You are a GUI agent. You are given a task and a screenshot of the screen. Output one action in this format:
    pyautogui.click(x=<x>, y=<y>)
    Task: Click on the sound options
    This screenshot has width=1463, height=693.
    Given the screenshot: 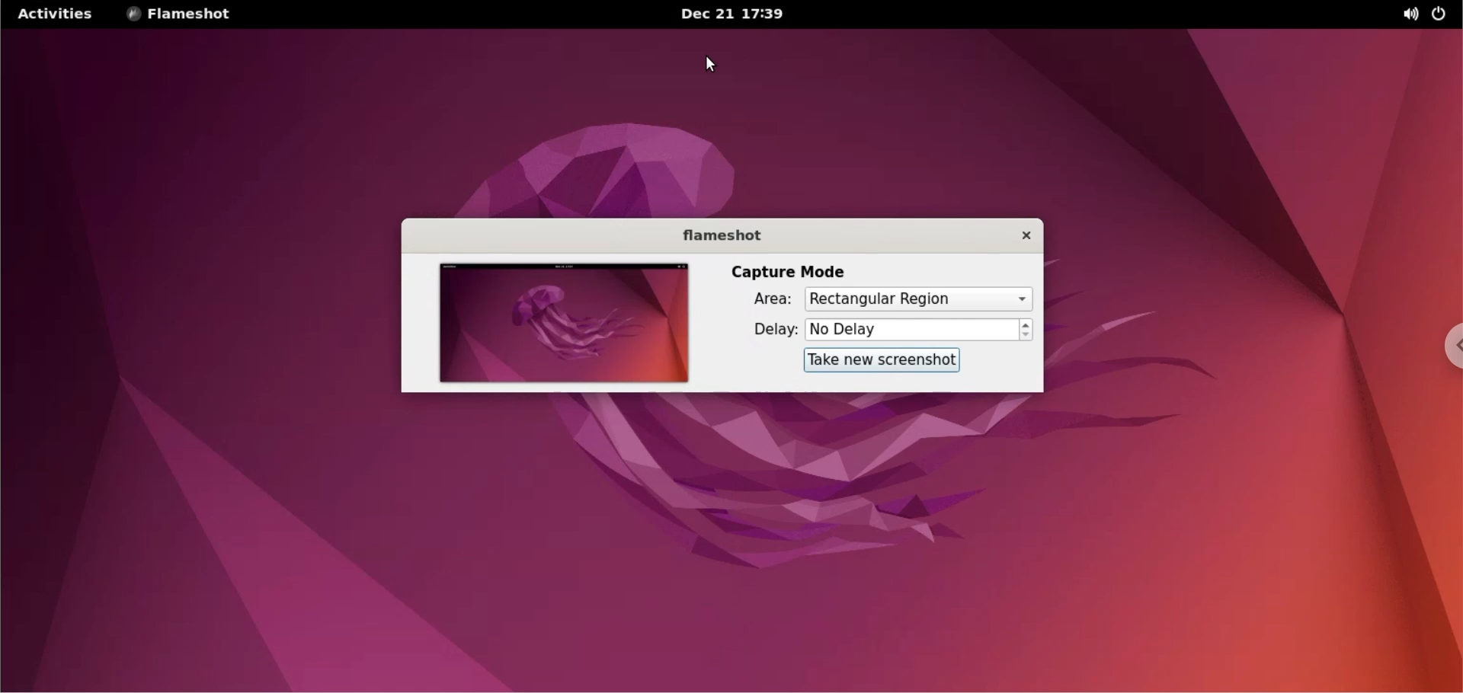 What is the action you would take?
    pyautogui.click(x=1404, y=14)
    